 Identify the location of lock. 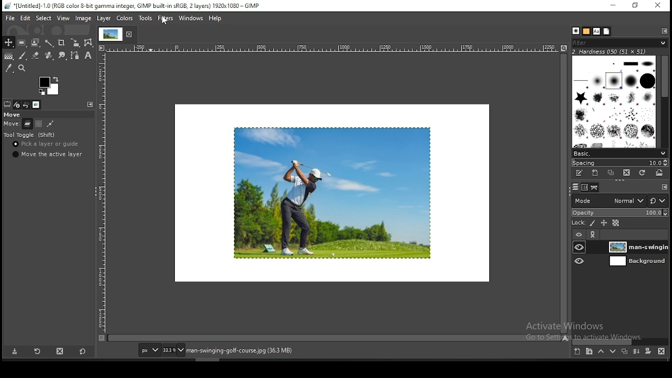
(579, 223).